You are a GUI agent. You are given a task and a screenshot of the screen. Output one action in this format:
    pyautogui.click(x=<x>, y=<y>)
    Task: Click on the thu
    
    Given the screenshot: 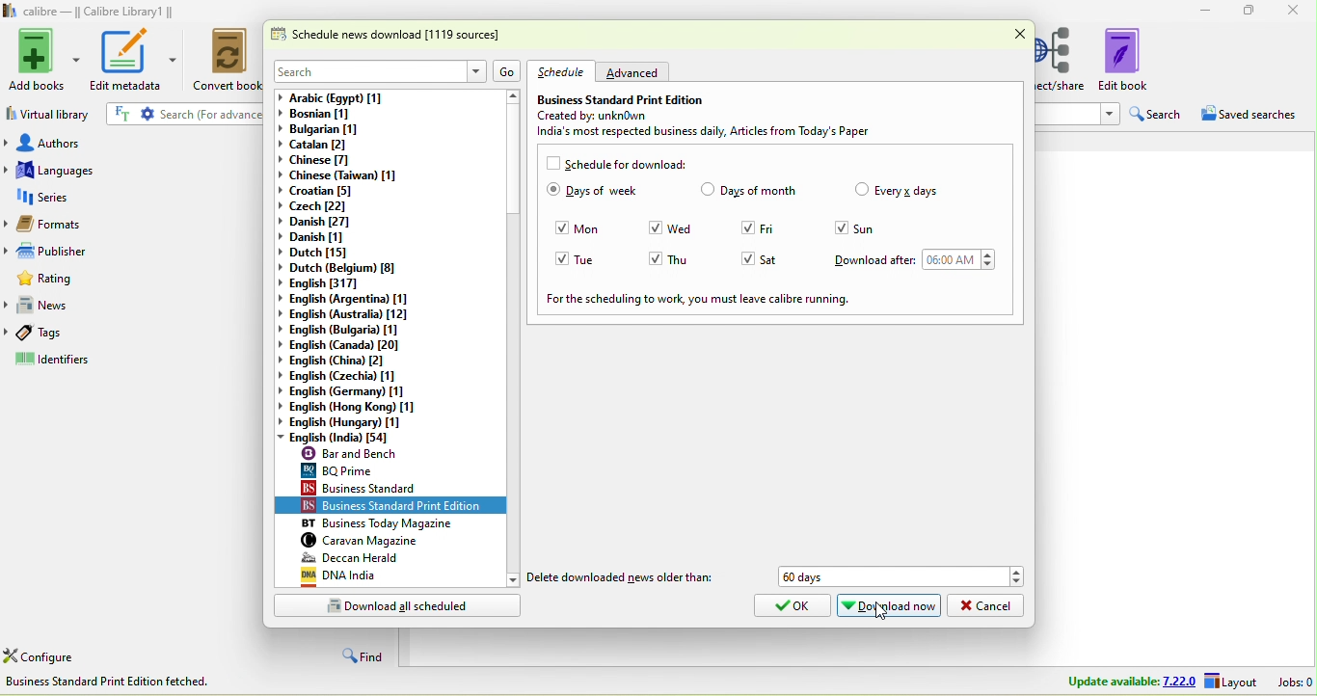 What is the action you would take?
    pyautogui.click(x=692, y=258)
    